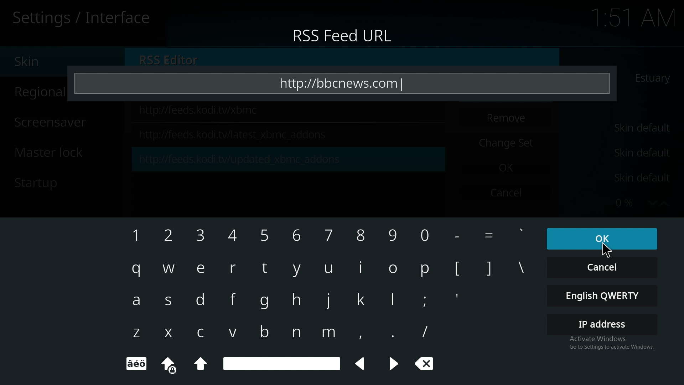 Image resolution: width=684 pixels, height=385 pixels. Describe the element at coordinates (202, 301) in the screenshot. I see `d` at that location.